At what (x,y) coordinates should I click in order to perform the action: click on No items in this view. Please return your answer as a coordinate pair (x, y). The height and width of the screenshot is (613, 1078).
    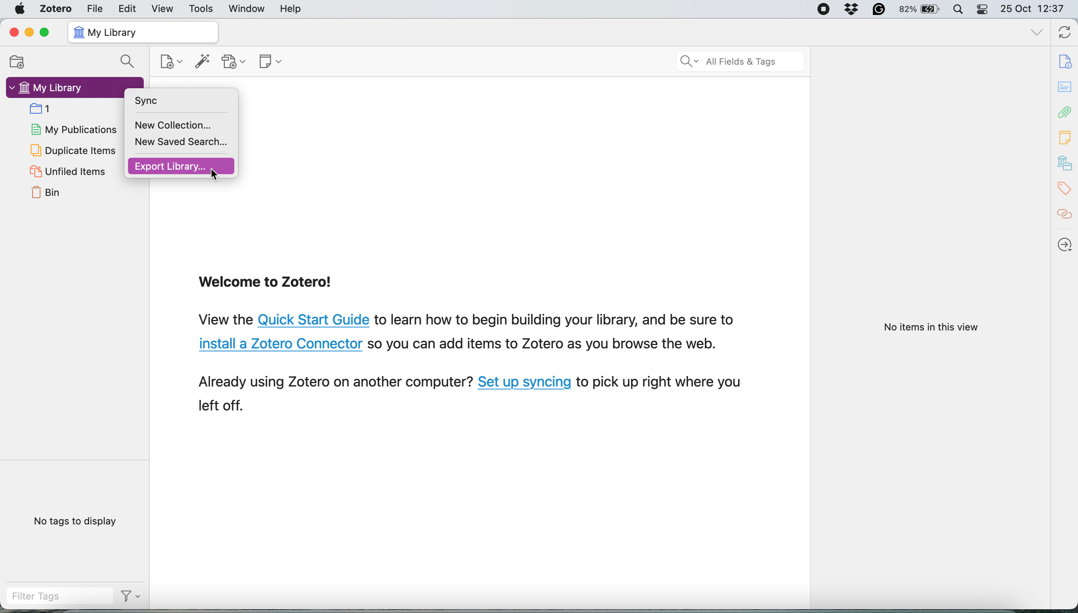
    Looking at the image, I should click on (933, 328).